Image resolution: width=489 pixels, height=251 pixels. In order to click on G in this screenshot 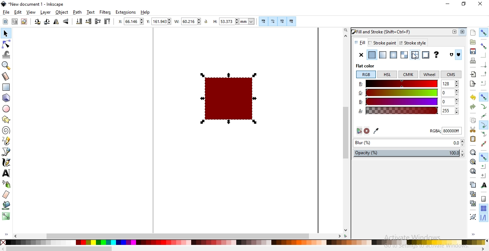, I will do `click(399, 92)`.